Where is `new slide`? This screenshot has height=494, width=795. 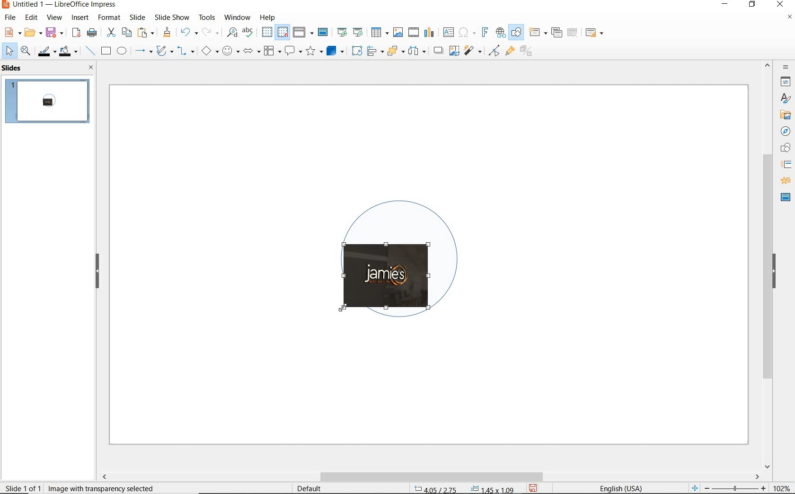 new slide is located at coordinates (538, 33).